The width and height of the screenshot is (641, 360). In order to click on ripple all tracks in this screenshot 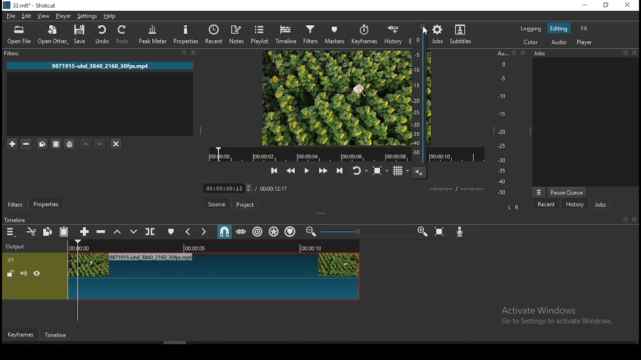, I will do `click(273, 231)`.